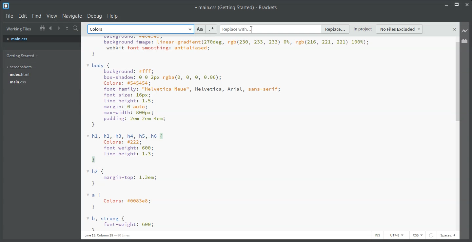  I want to click on dropdown, so click(189, 29).